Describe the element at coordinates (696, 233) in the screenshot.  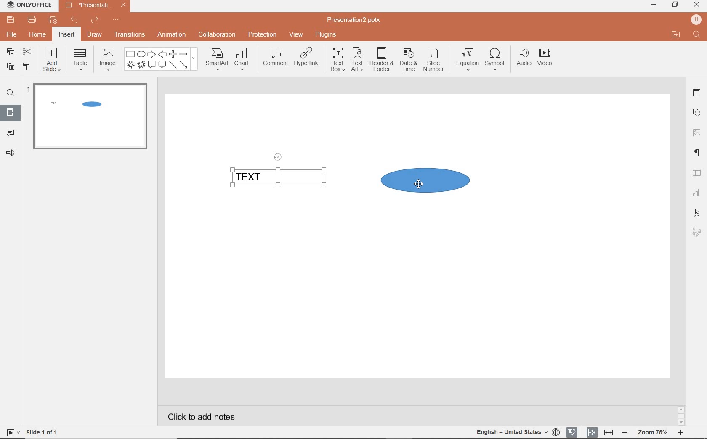
I see `TEXT ART` at that location.